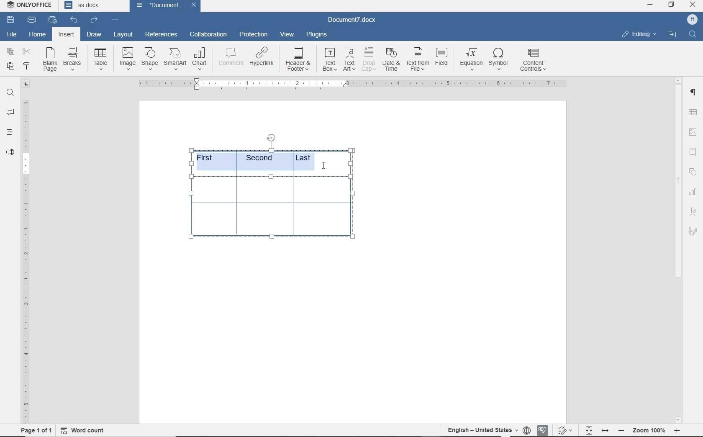  What do you see at coordinates (328, 165) in the screenshot?
I see `text cursor` at bounding box center [328, 165].